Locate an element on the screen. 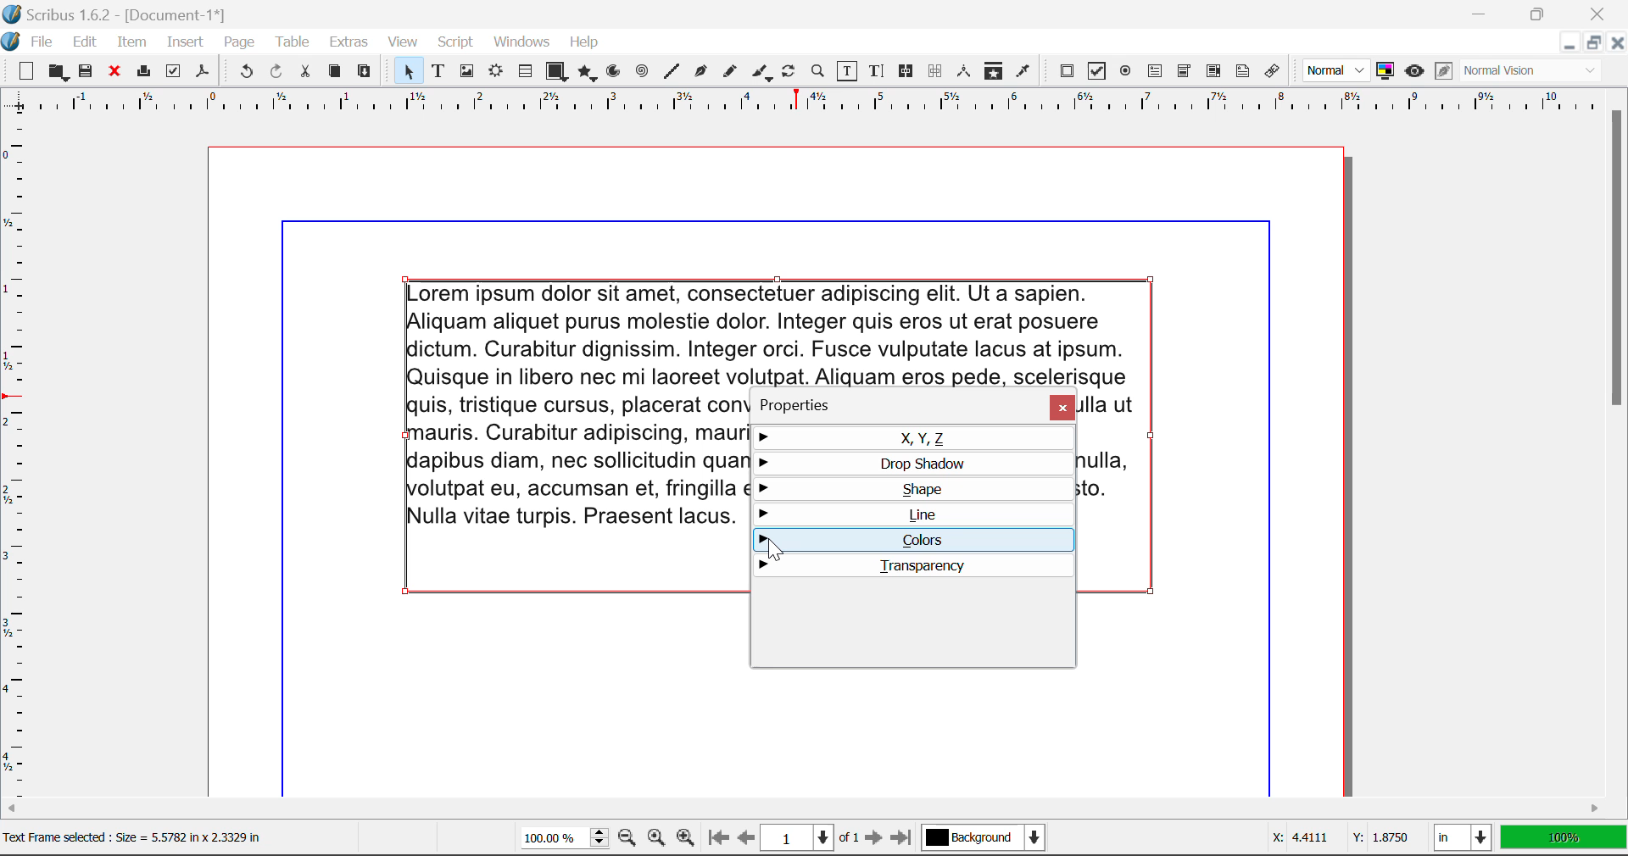 The image size is (1628, 856). Text Annotation is located at coordinates (1246, 72).